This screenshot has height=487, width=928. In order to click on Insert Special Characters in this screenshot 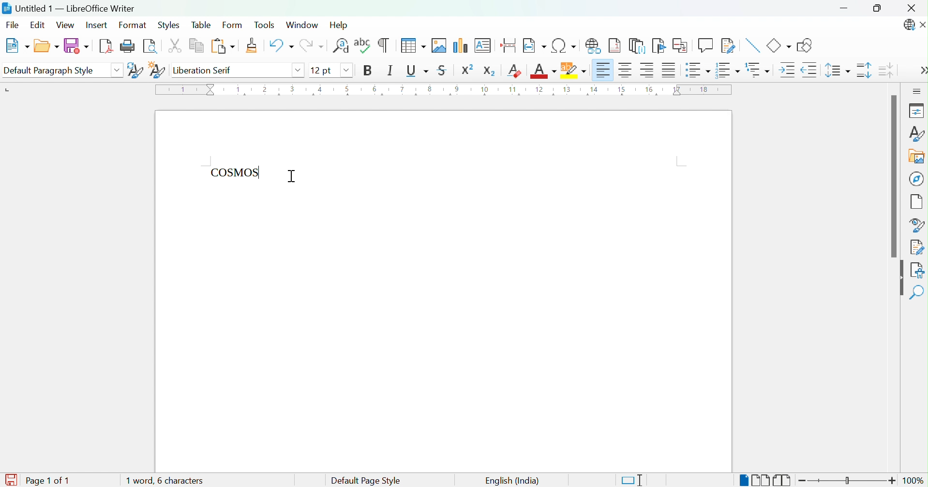, I will do `click(565, 46)`.